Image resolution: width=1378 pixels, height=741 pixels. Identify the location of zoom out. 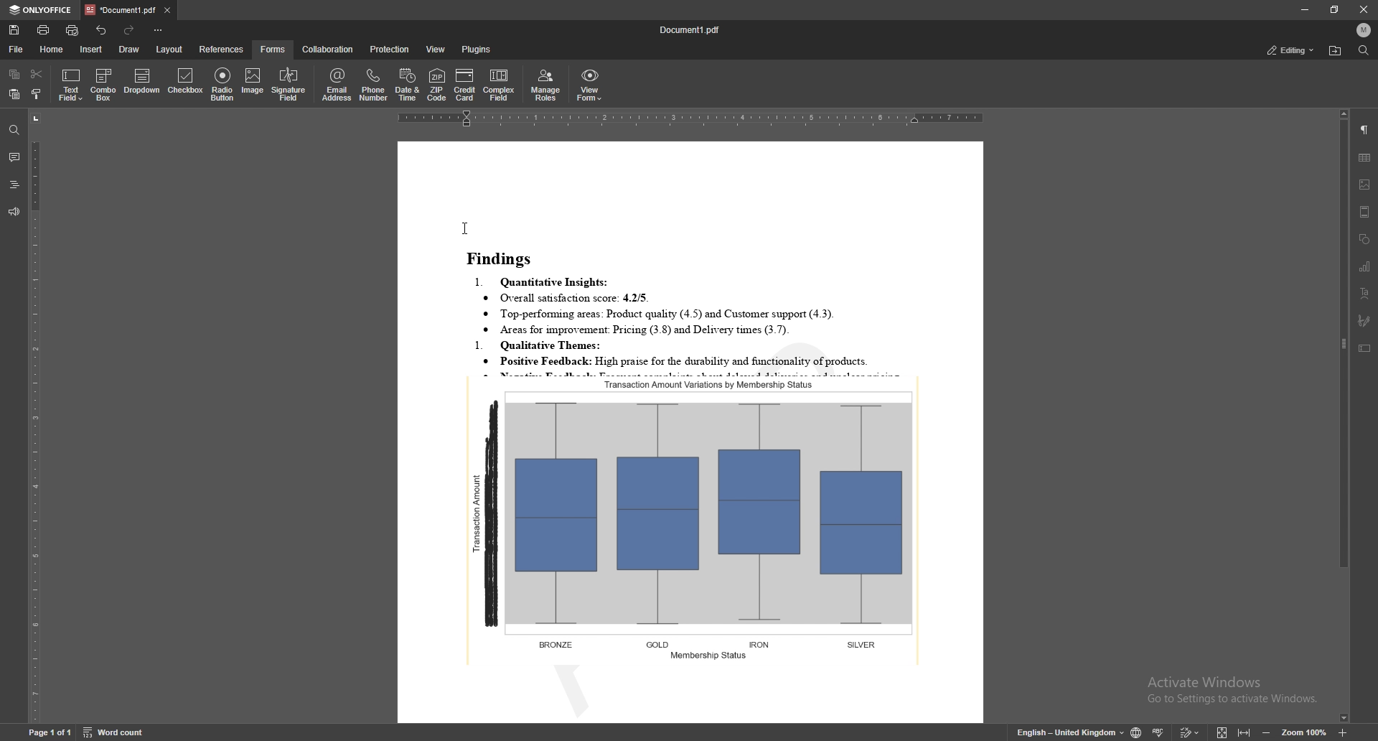
(1270, 733).